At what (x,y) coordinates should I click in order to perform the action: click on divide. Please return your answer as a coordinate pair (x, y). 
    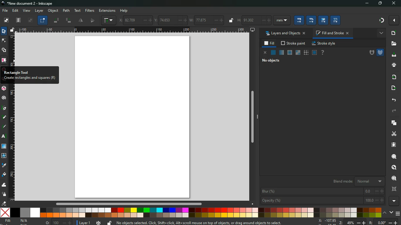
    Looking at the image, I should click on (93, 21).